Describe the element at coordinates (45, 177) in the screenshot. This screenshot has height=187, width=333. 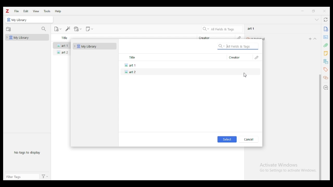
I see `actions` at that location.